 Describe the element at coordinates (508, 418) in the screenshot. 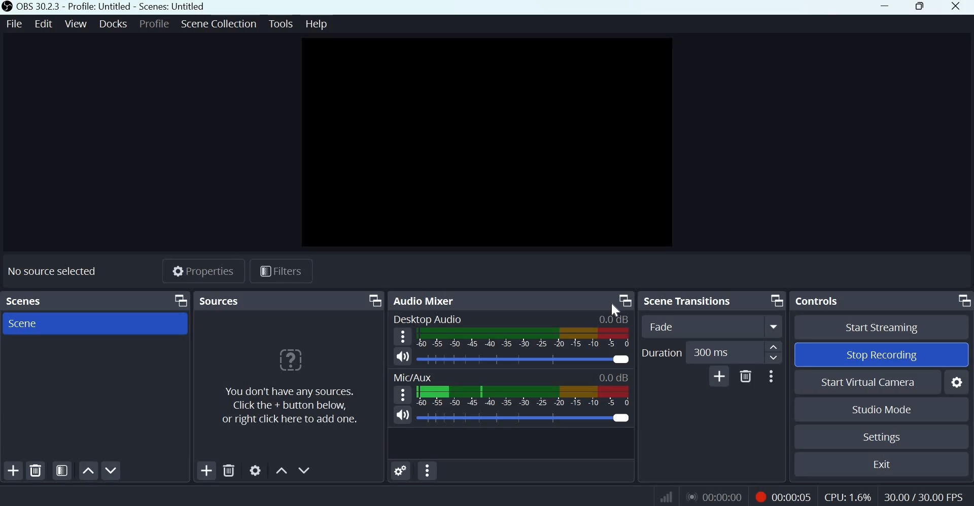

I see `Audio level meter` at that location.